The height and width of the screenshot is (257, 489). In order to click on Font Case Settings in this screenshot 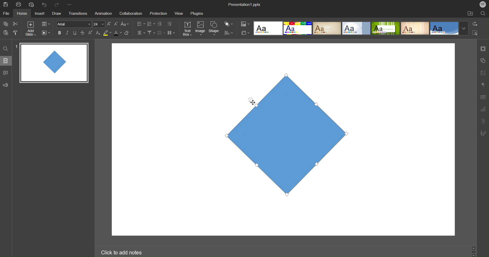, I will do `click(125, 24)`.